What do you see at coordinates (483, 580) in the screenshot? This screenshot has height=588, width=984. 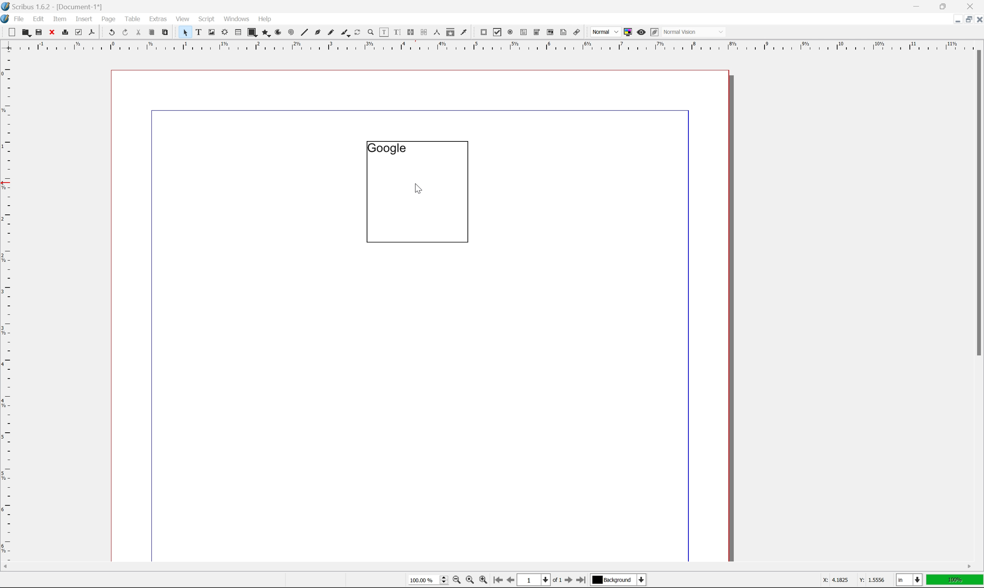 I see `zoom in` at bounding box center [483, 580].